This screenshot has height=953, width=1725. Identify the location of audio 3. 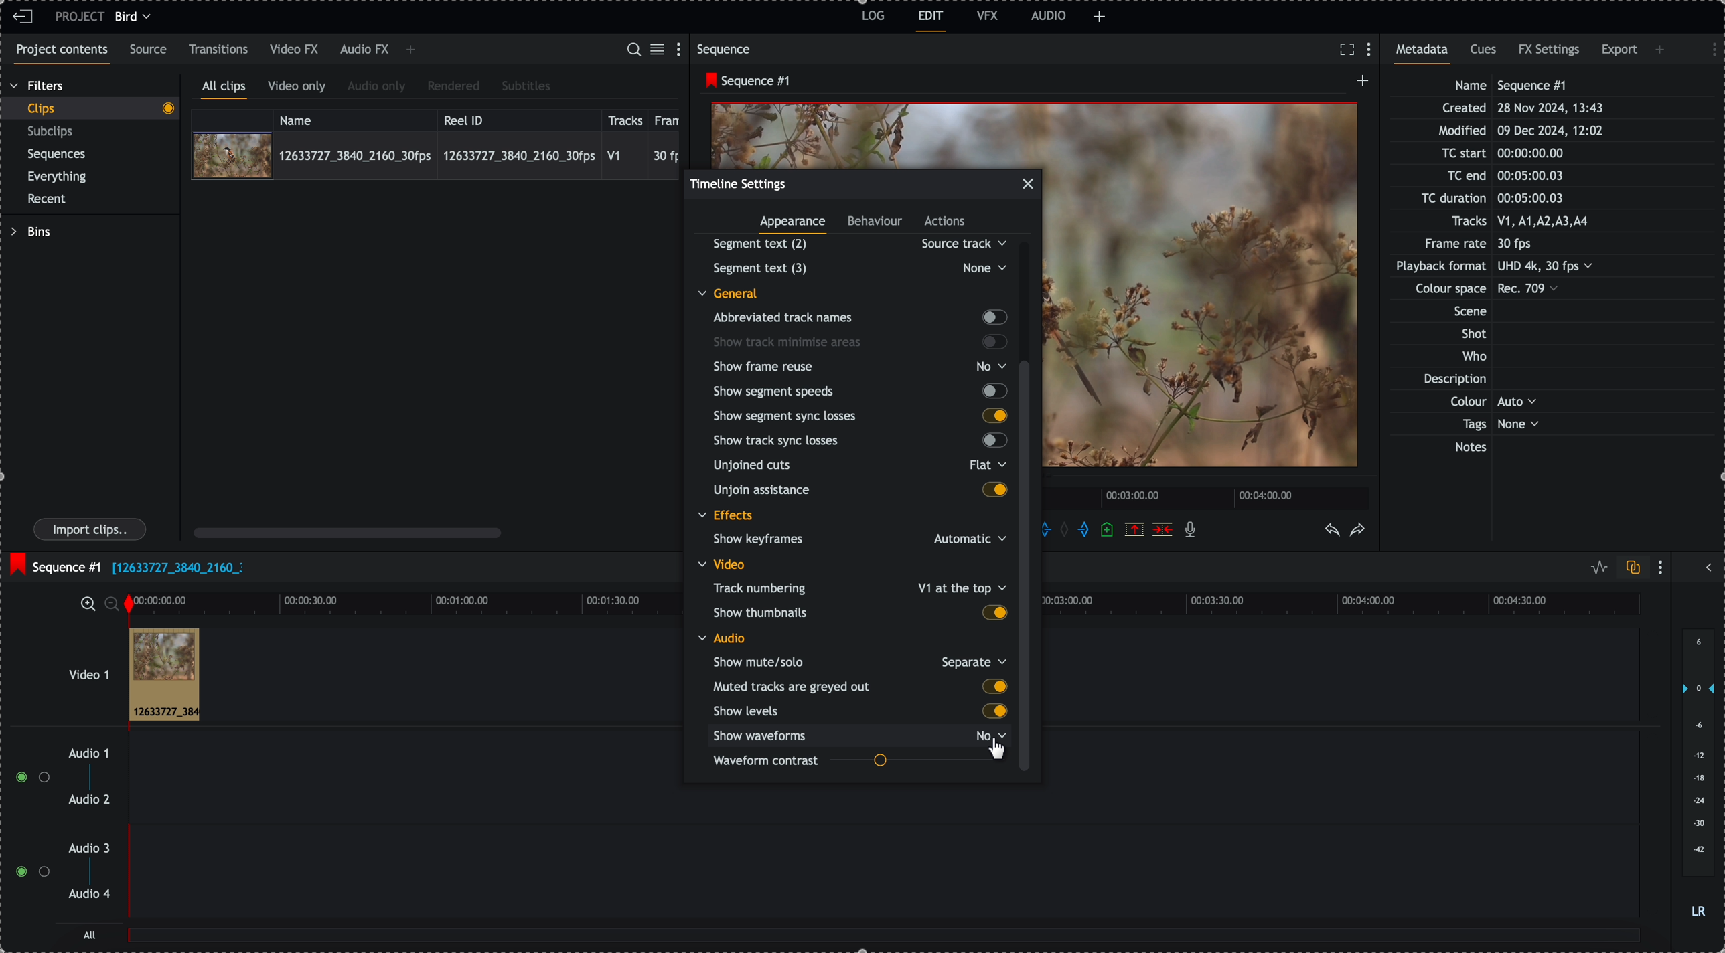
(92, 849).